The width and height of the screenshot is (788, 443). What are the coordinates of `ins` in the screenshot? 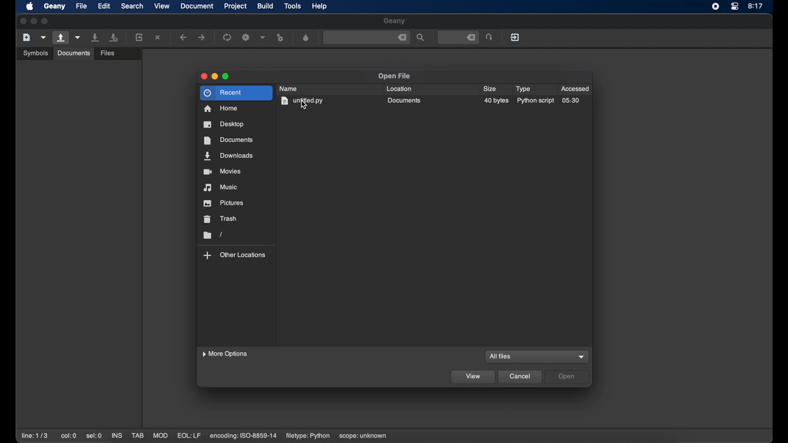 It's located at (117, 436).